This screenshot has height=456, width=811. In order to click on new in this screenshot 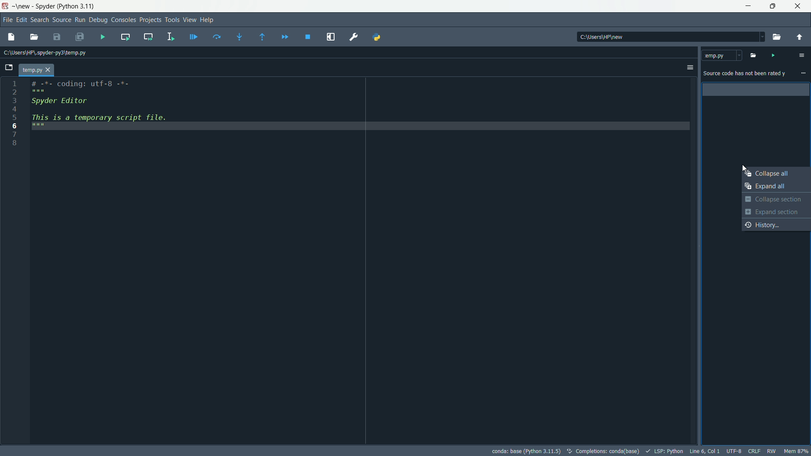, I will do `click(24, 6)`.